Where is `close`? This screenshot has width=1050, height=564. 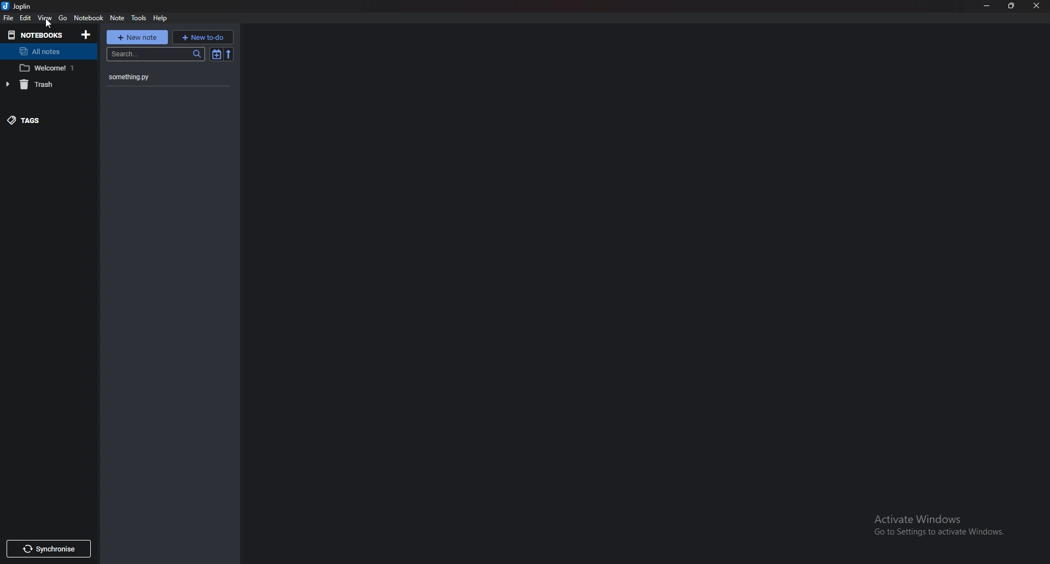
close is located at coordinates (1036, 6).